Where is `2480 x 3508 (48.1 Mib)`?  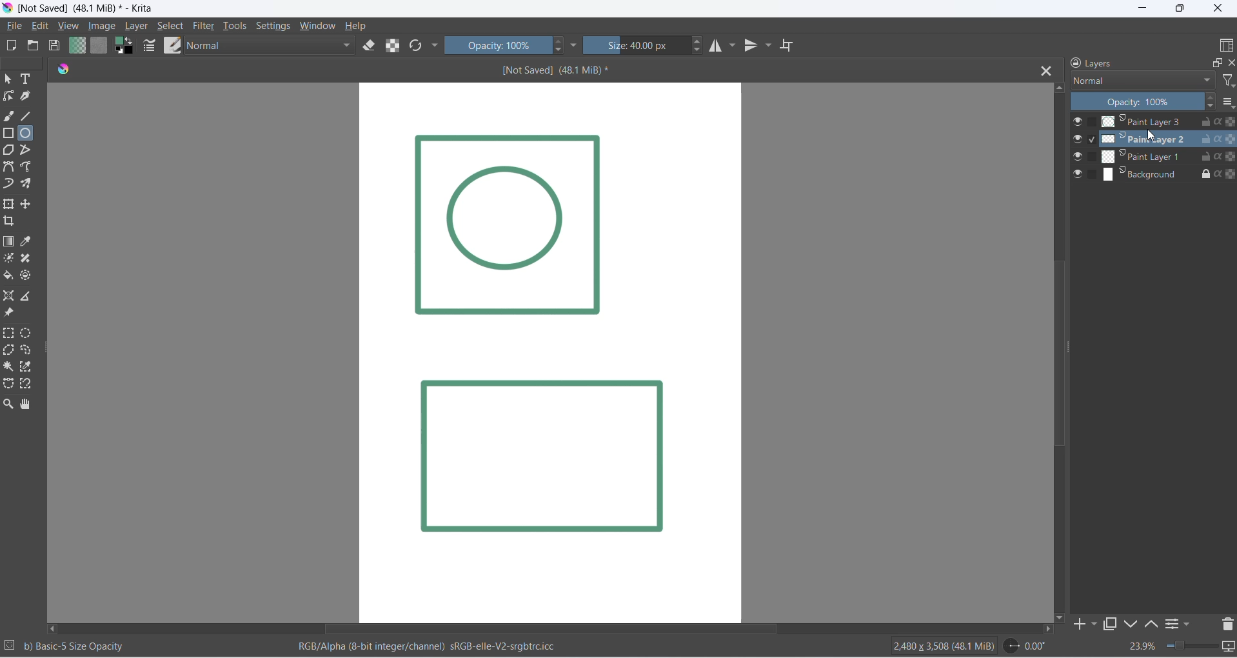 2480 x 3508 (48.1 Mib) is located at coordinates (934, 647).